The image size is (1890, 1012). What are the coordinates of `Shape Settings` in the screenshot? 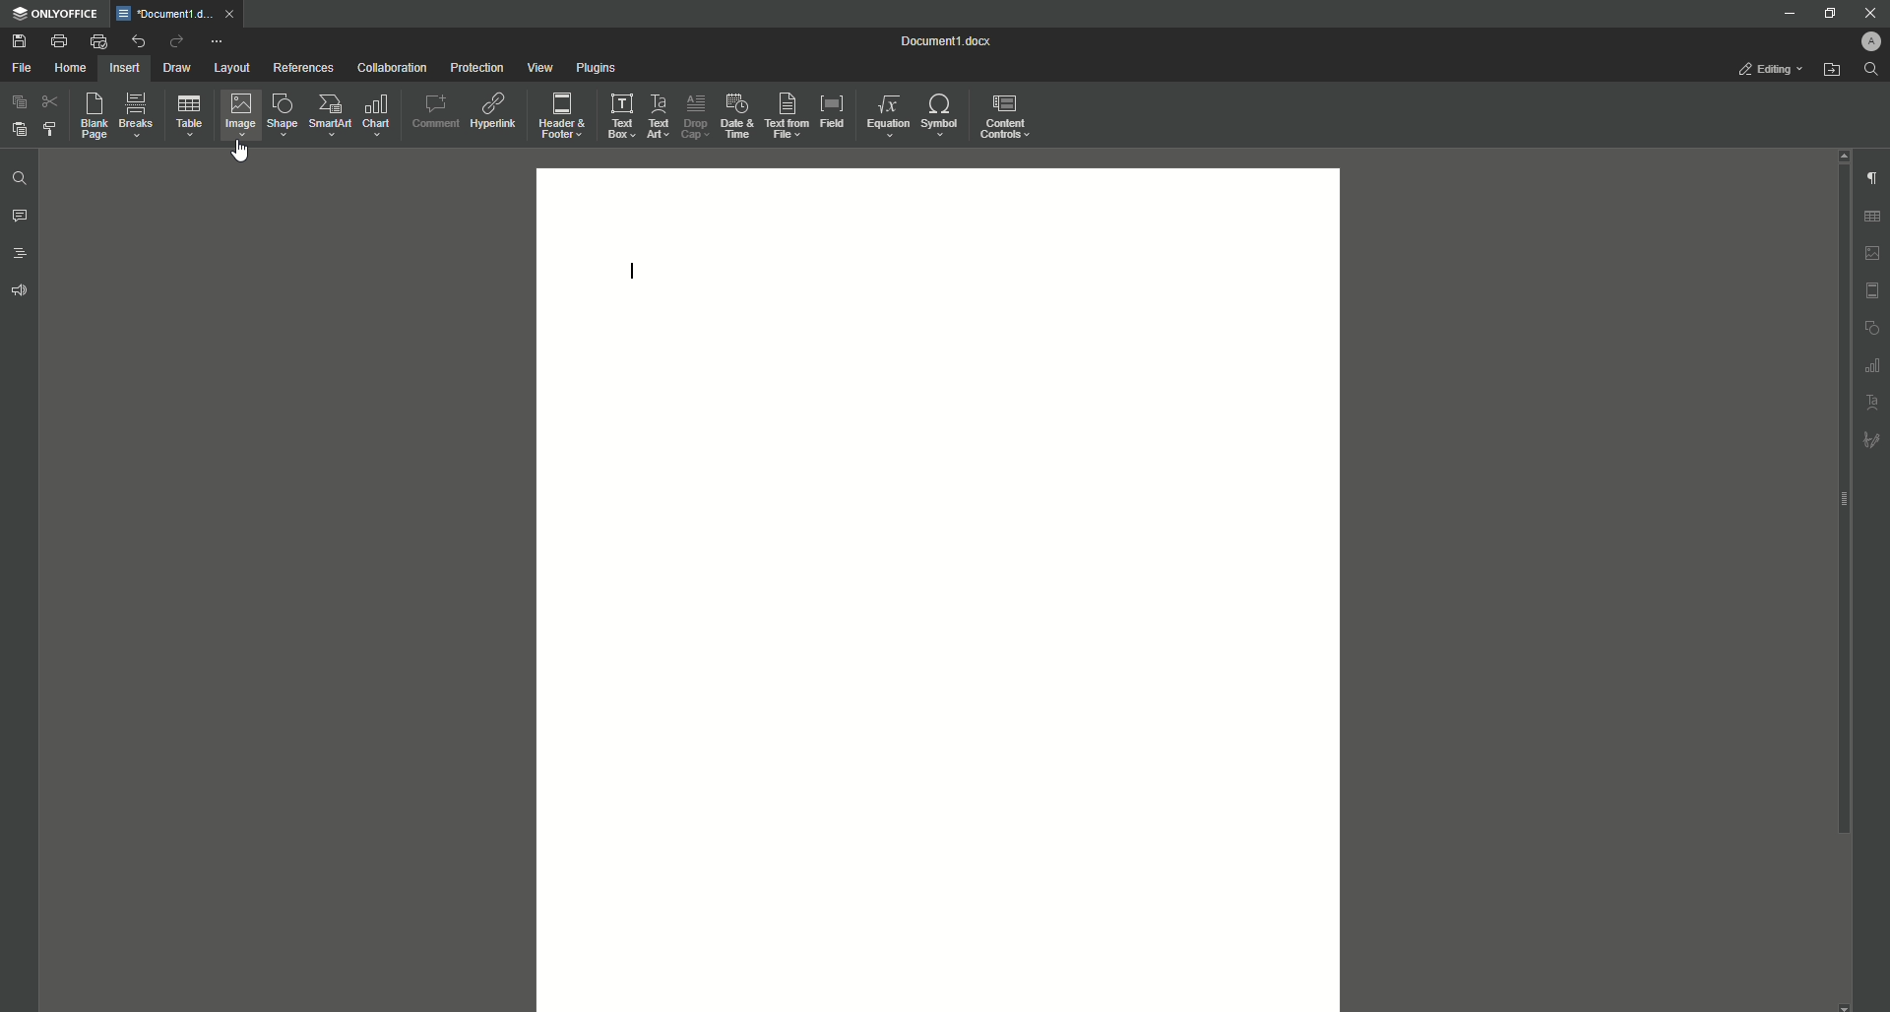 It's located at (1872, 328).